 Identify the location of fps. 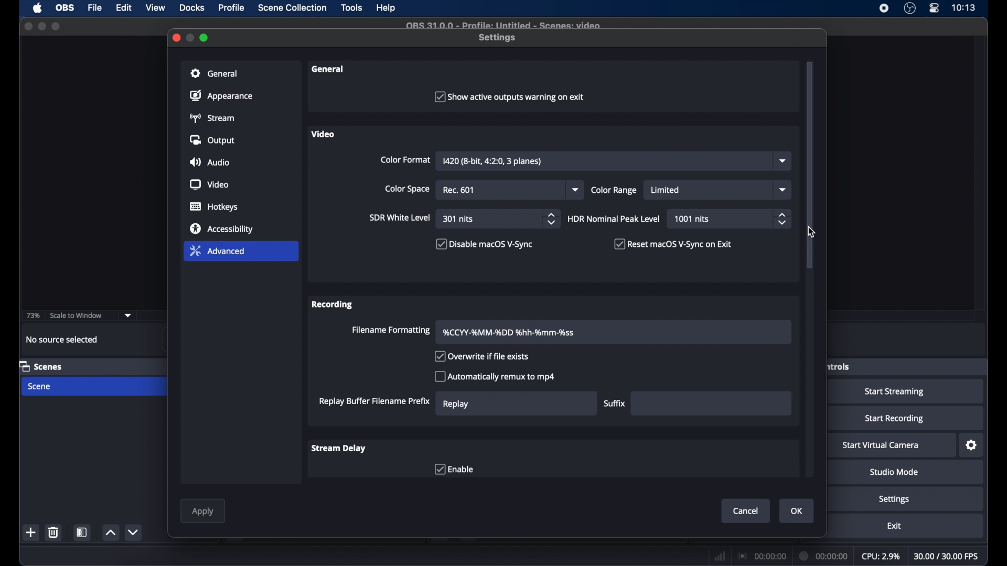
(947, 557).